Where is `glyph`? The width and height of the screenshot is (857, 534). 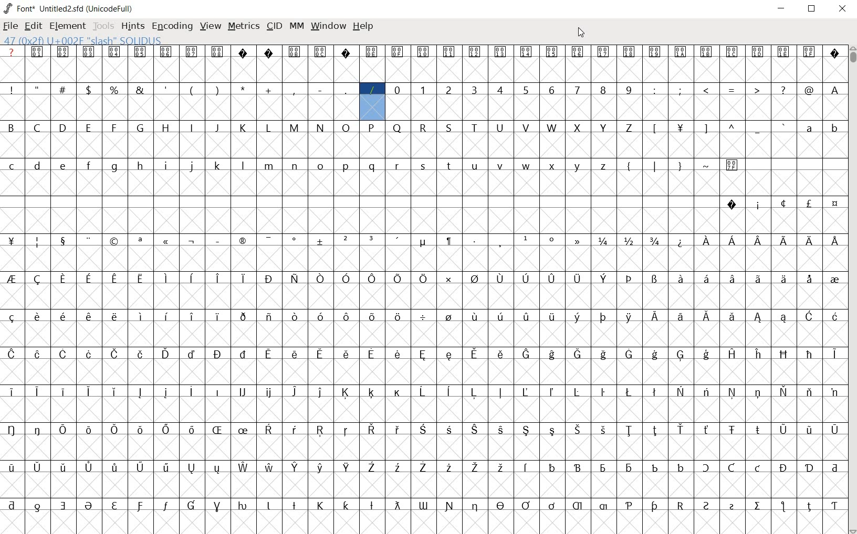 glyph is located at coordinates (705, 129).